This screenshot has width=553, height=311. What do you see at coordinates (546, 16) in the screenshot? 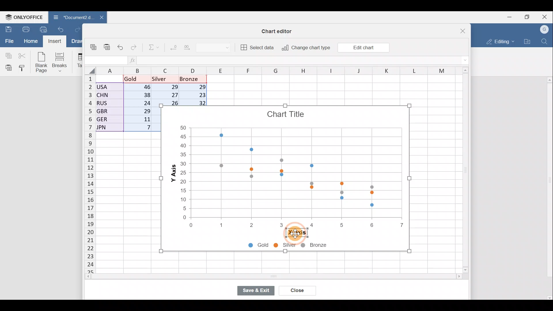
I see `Close` at bounding box center [546, 16].